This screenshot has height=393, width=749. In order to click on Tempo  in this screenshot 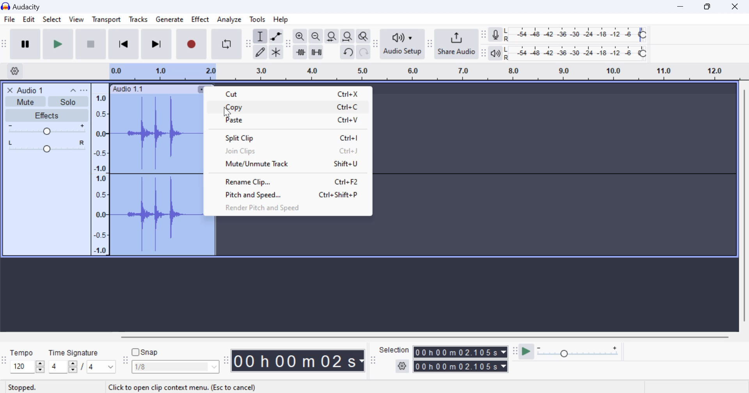, I will do `click(22, 352)`.